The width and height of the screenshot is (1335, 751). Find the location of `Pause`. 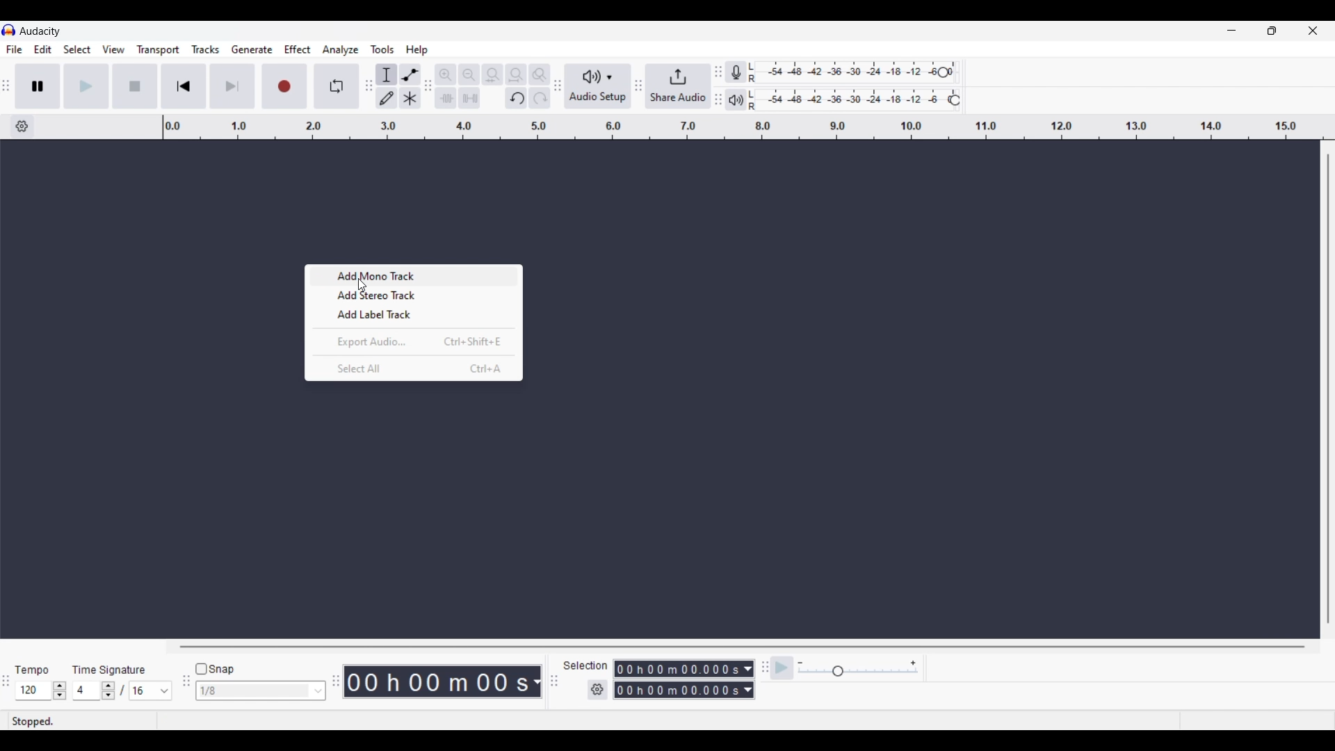

Pause is located at coordinates (38, 86).